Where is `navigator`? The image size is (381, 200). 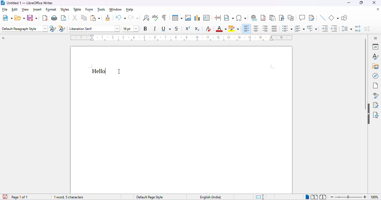
navigator is located at coordinates (375, 76).